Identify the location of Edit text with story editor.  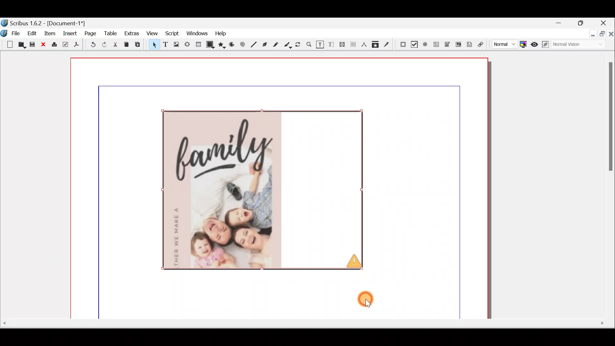
(332, 44).